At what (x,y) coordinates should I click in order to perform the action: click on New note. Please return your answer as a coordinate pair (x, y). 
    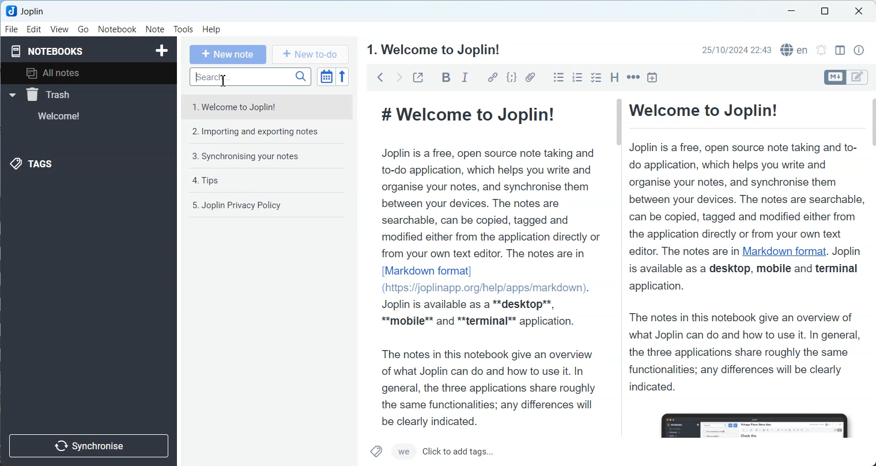
    Looking at the image, I should click on (228, 55).